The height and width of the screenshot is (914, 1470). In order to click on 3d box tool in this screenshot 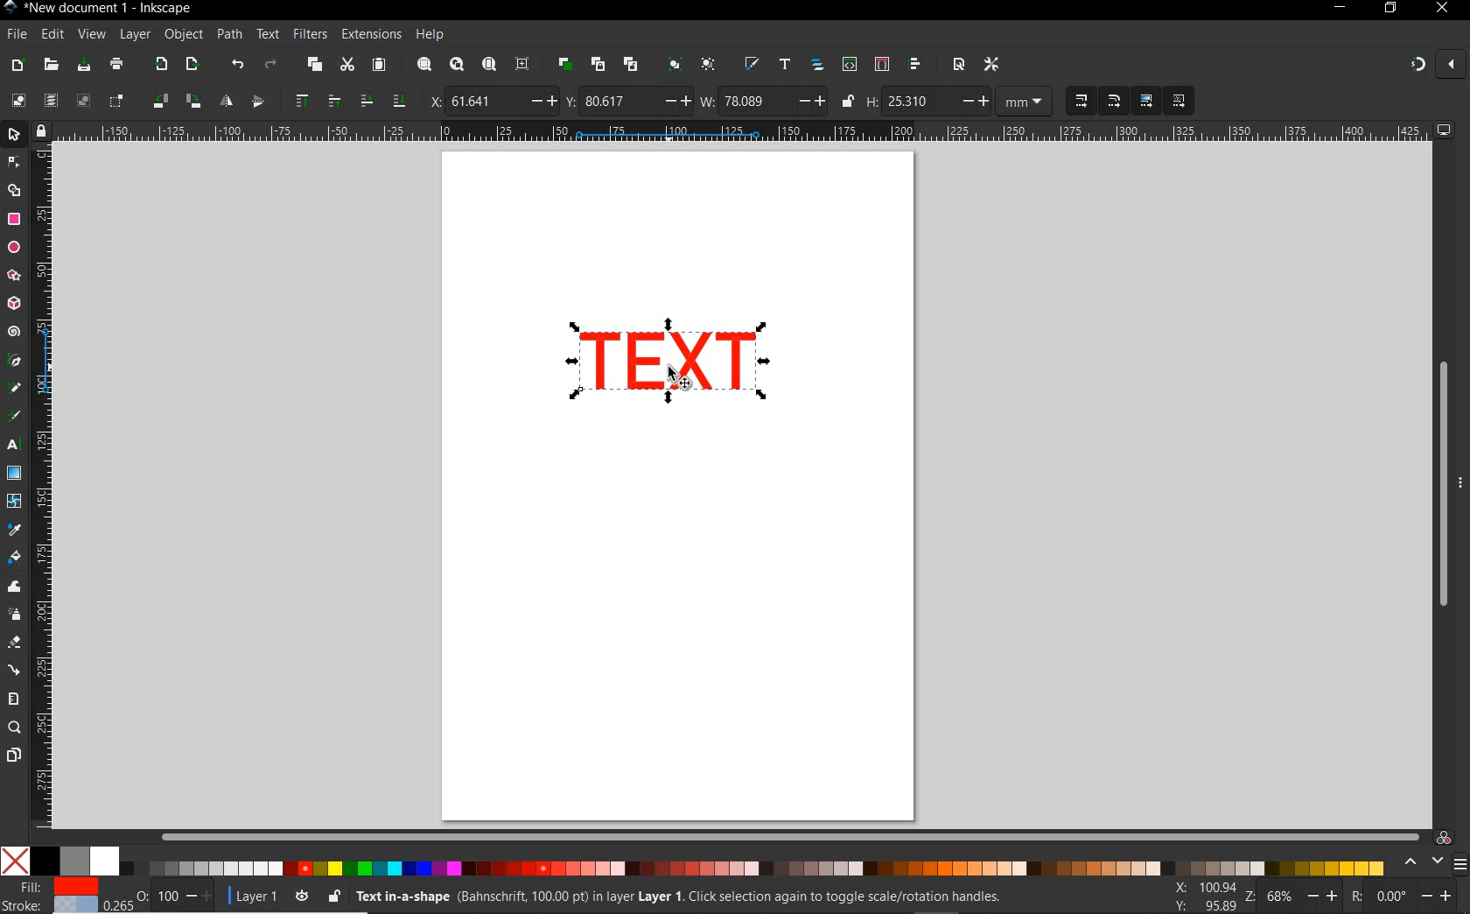, I will do `click(16, 302)`.